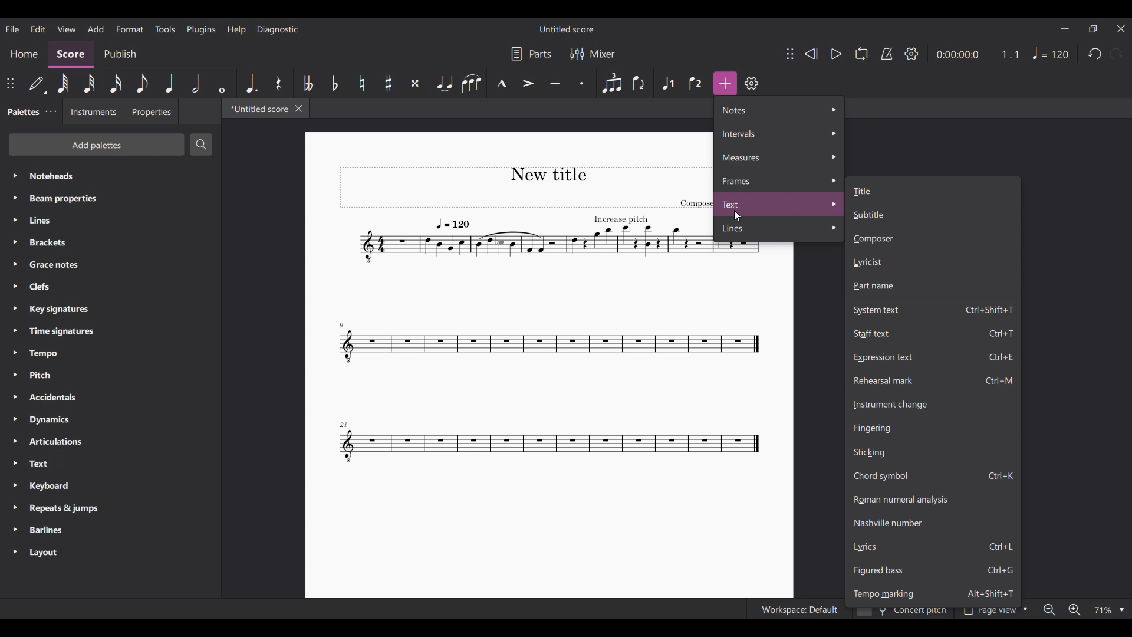 The height and width of the screenshot is (637, 1132). I want to click on Close tab, so click(298, 109).